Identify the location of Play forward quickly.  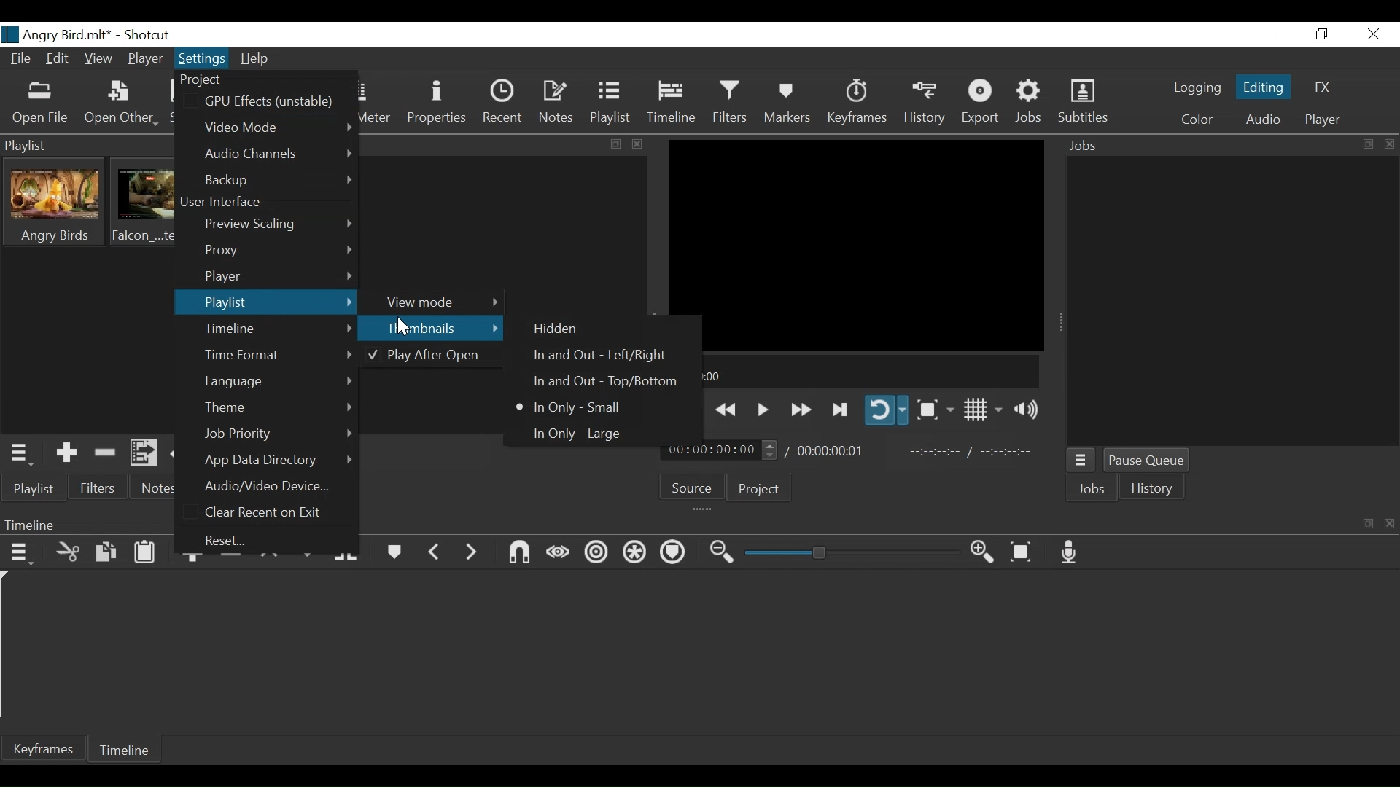
(801, 410).